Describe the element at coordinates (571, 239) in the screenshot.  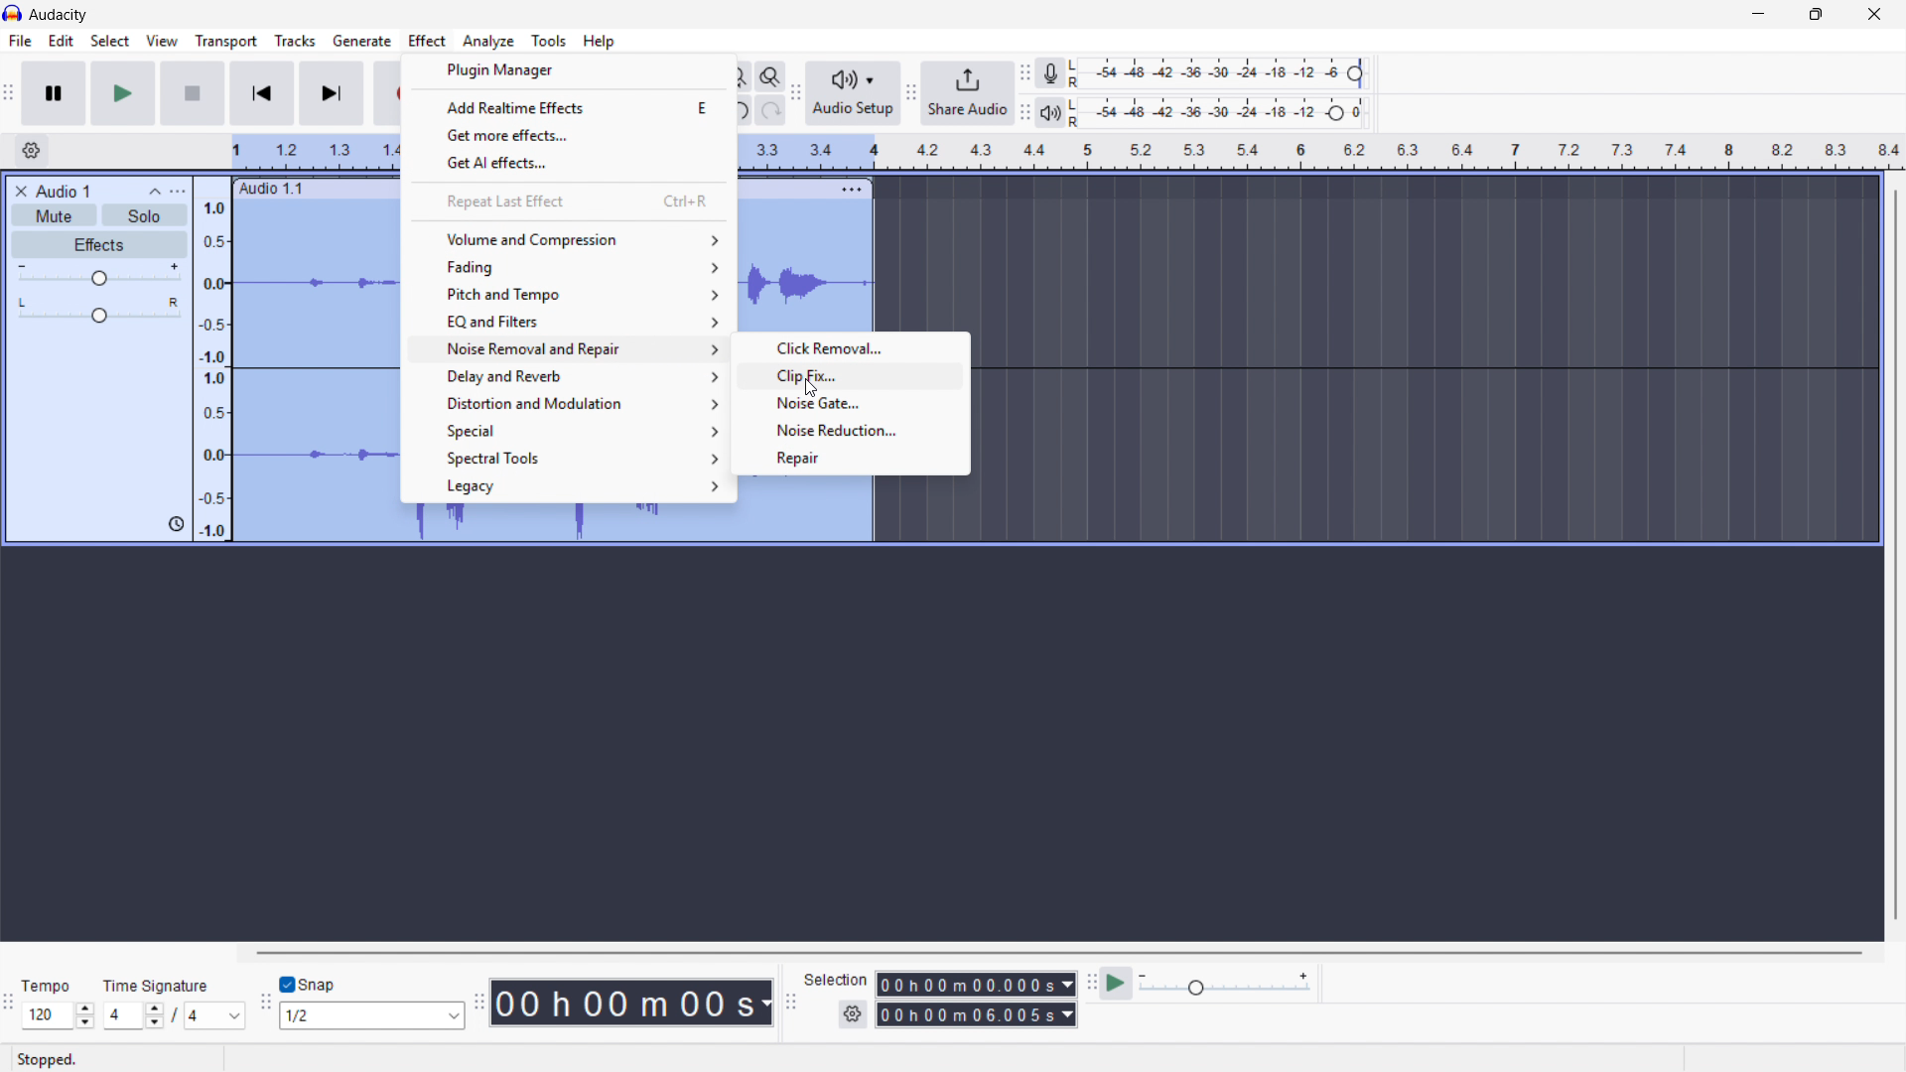
I see `Volume and compression ` at that location.